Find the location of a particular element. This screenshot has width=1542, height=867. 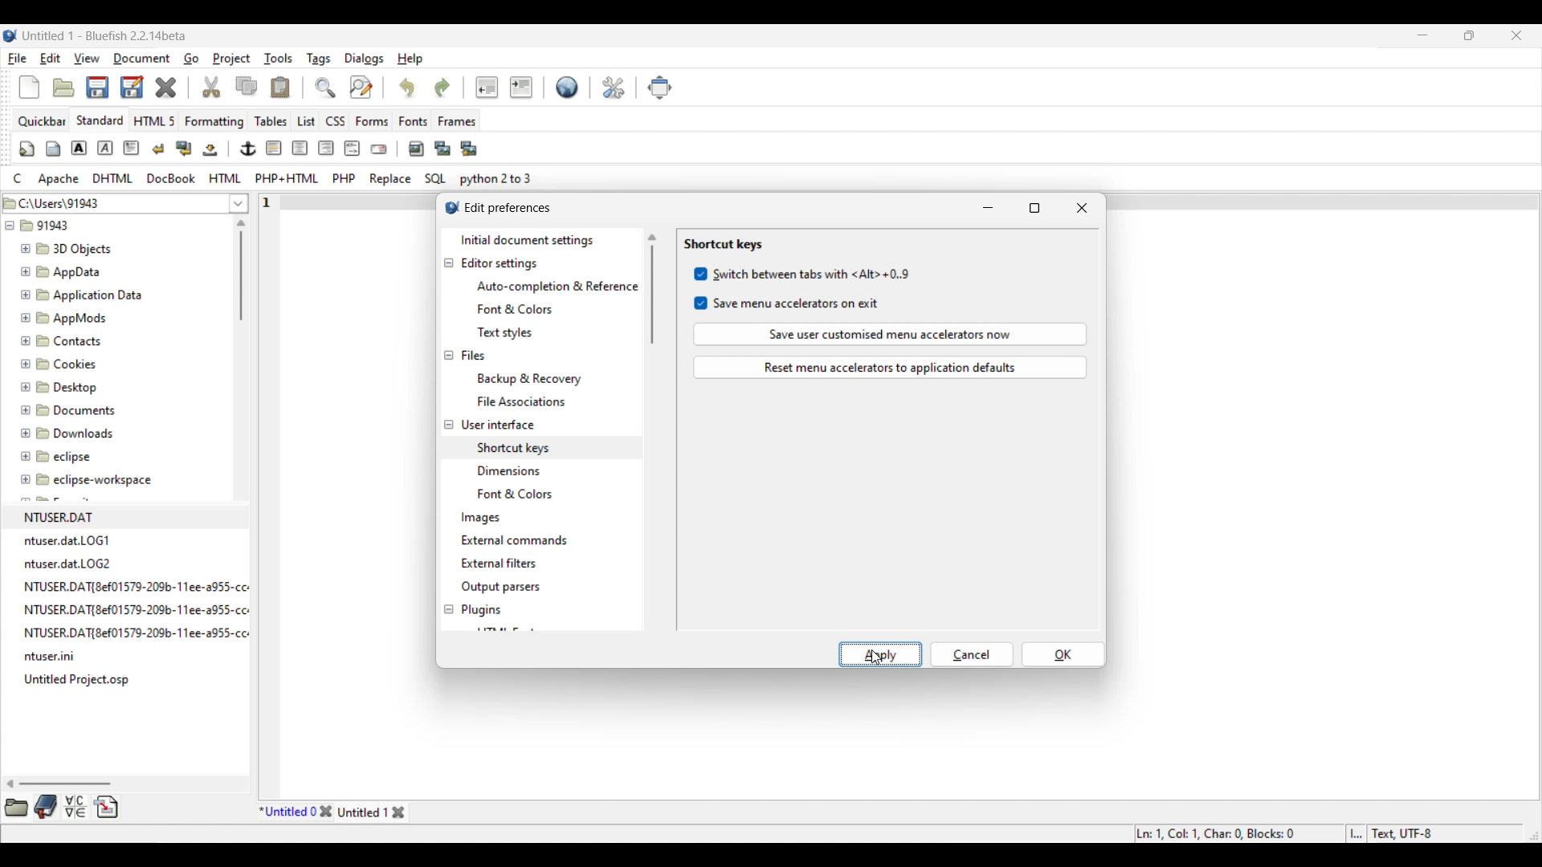

Go menu is located at coordinates (190, 59).